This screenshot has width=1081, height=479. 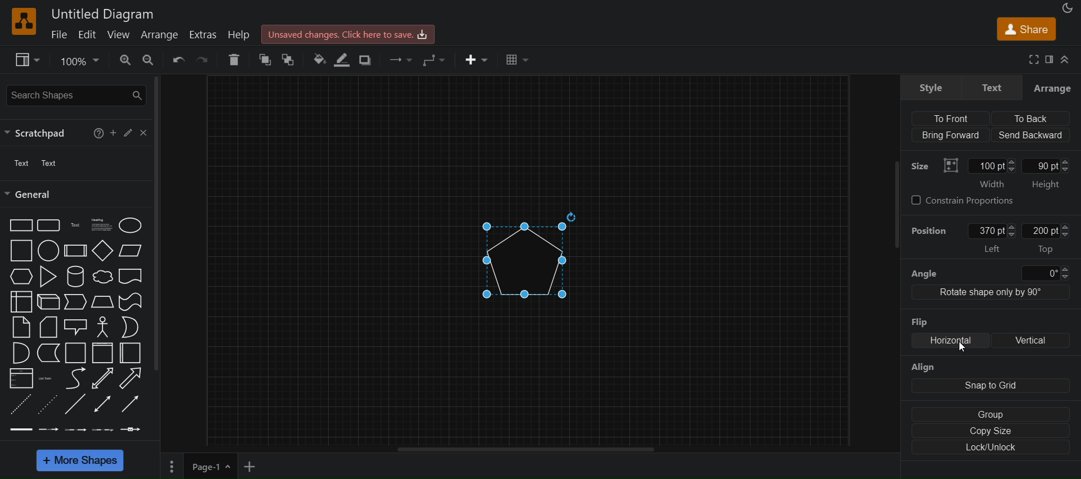 What do you see at coordinates (516, 58) in the screenshot?
I see `table` at bounding box center [516, 58].